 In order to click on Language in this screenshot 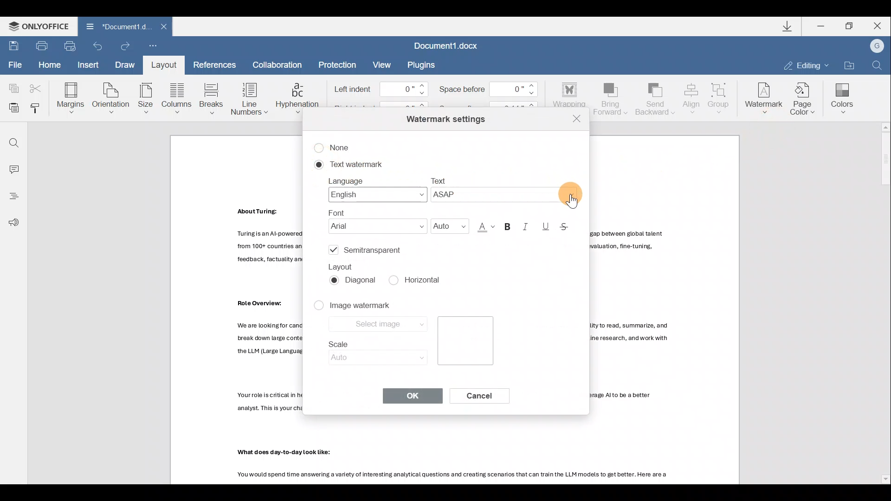, I will do `click(373, 188)`.